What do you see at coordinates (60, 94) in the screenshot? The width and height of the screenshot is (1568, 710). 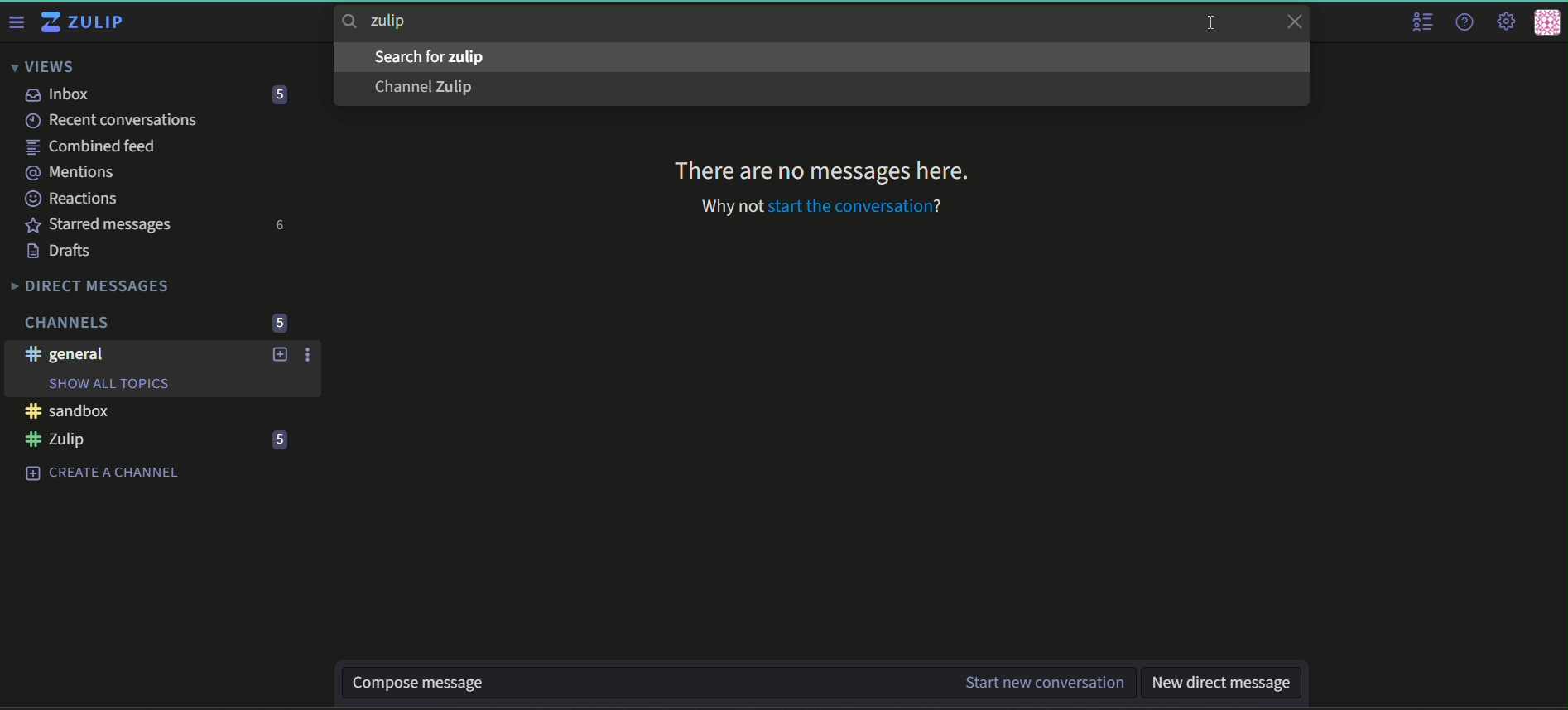 I see `inbox` at bounding box center [60, 94].